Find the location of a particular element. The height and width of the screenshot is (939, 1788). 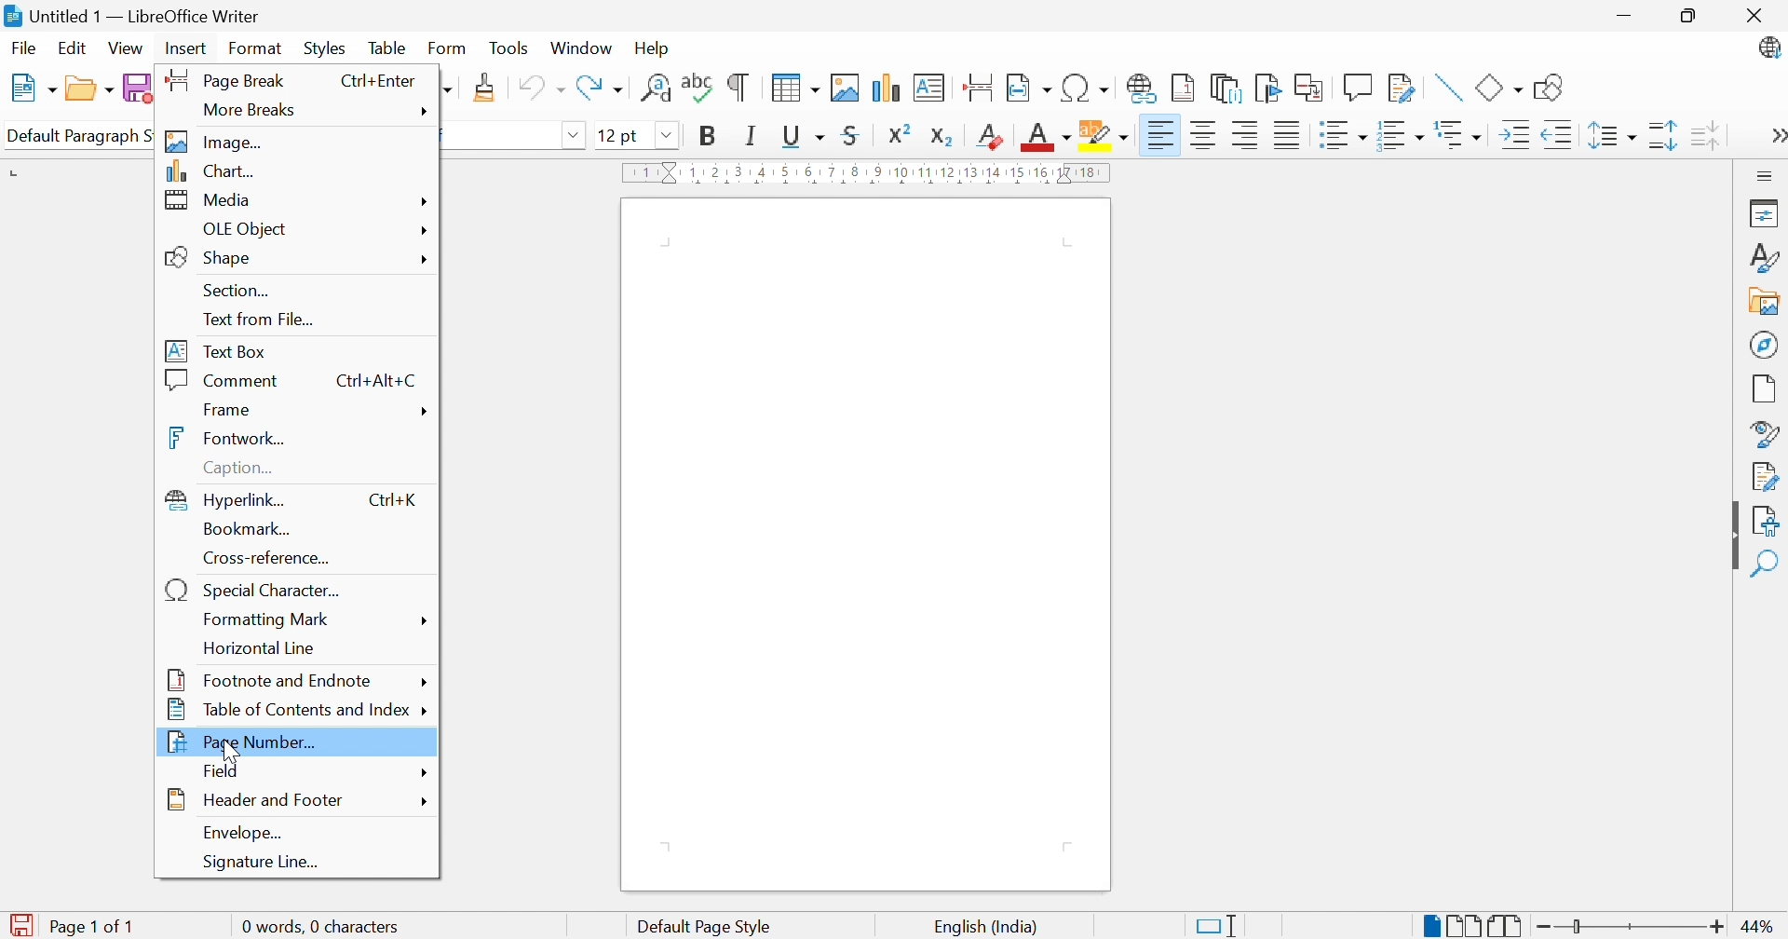

More is located at coordinates (422, 414).